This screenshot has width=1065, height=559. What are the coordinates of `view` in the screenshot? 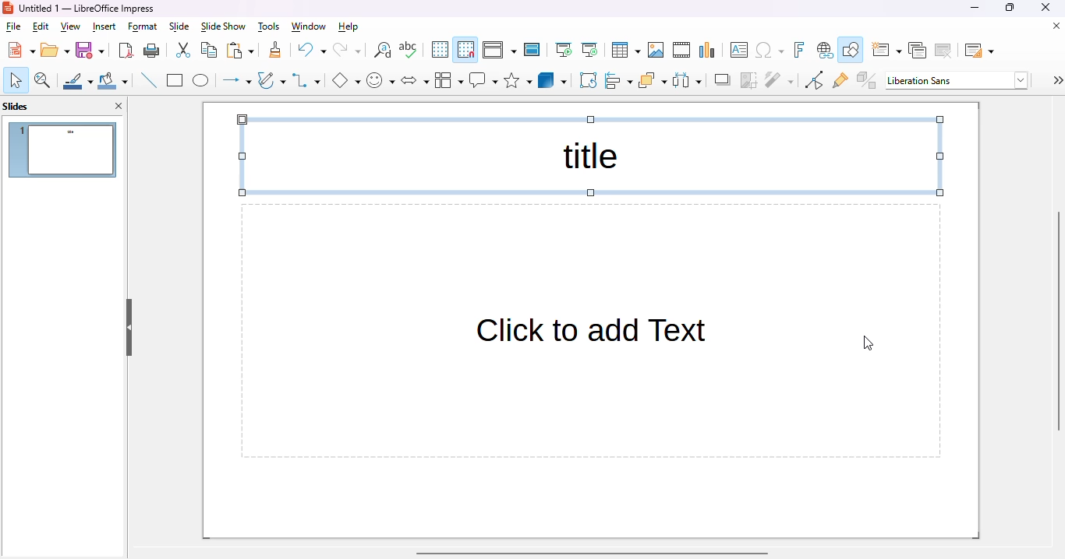 It's located at (70, 27).